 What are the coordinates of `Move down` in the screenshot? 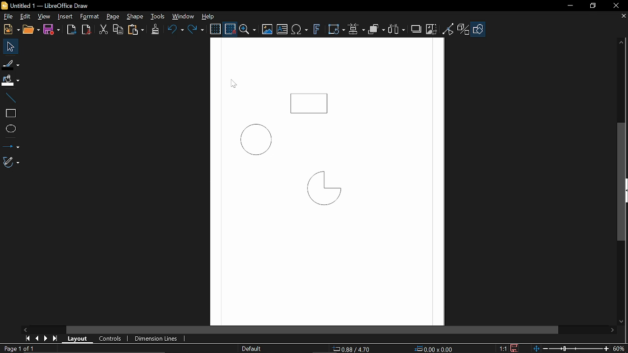 It's located at (623, 322).